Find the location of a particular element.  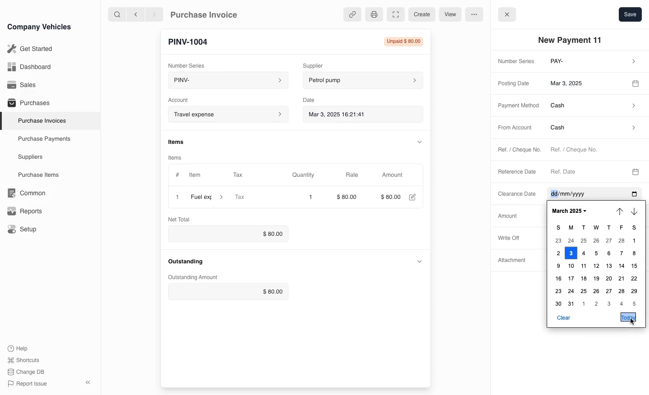

Get Started is located at coordinates (28, 49).